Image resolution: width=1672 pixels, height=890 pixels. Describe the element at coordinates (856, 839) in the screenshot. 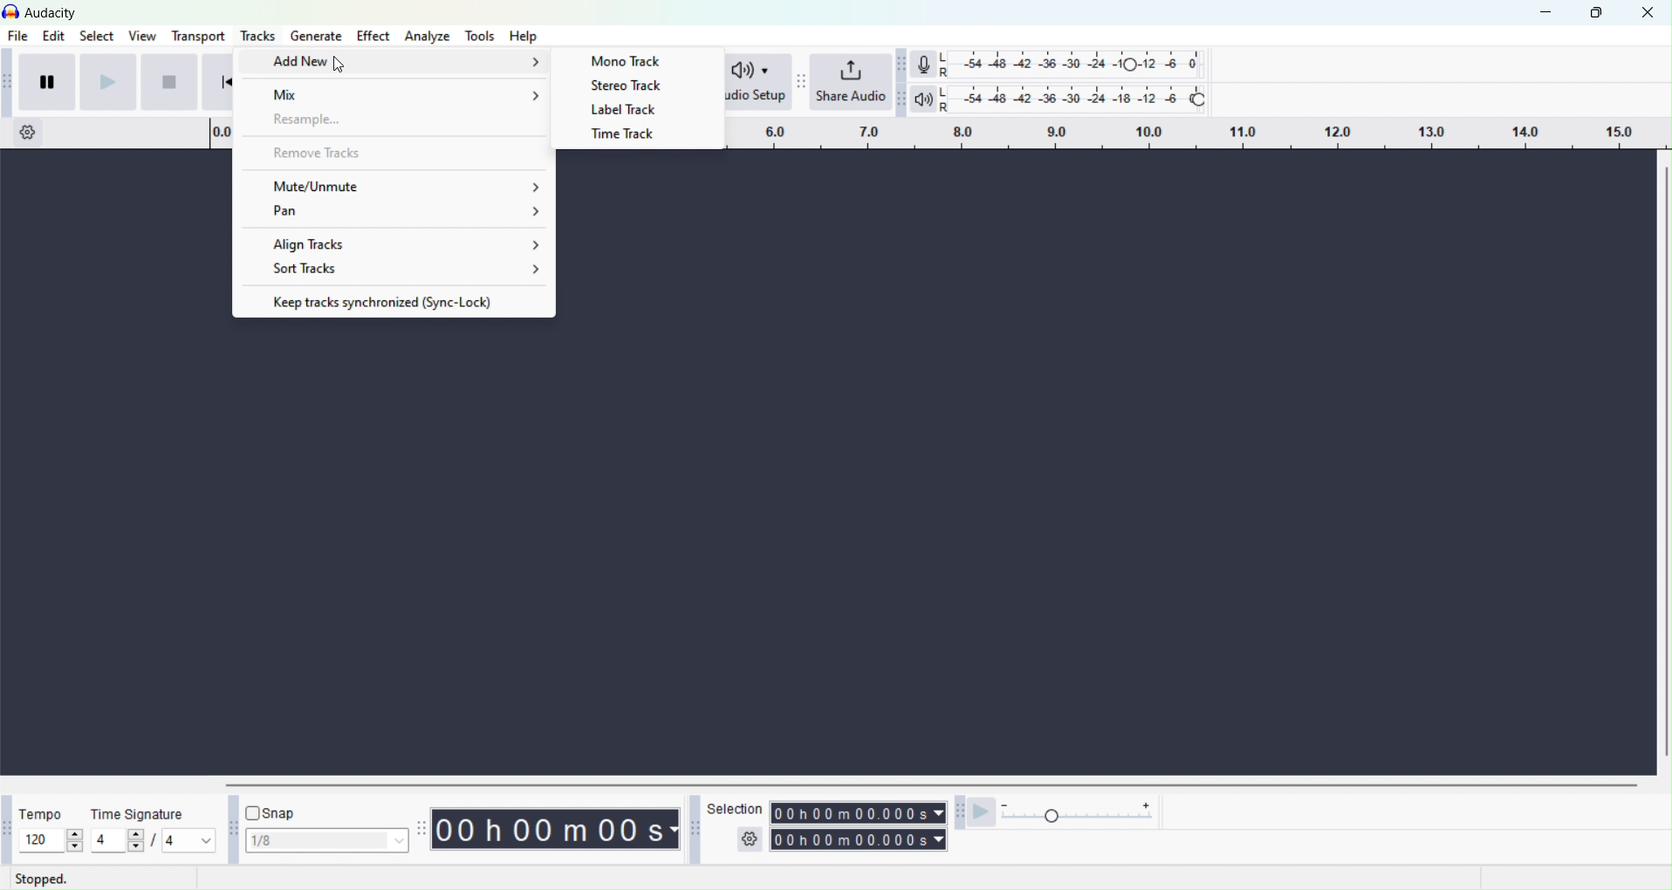

I see `Timing of track` at that location.